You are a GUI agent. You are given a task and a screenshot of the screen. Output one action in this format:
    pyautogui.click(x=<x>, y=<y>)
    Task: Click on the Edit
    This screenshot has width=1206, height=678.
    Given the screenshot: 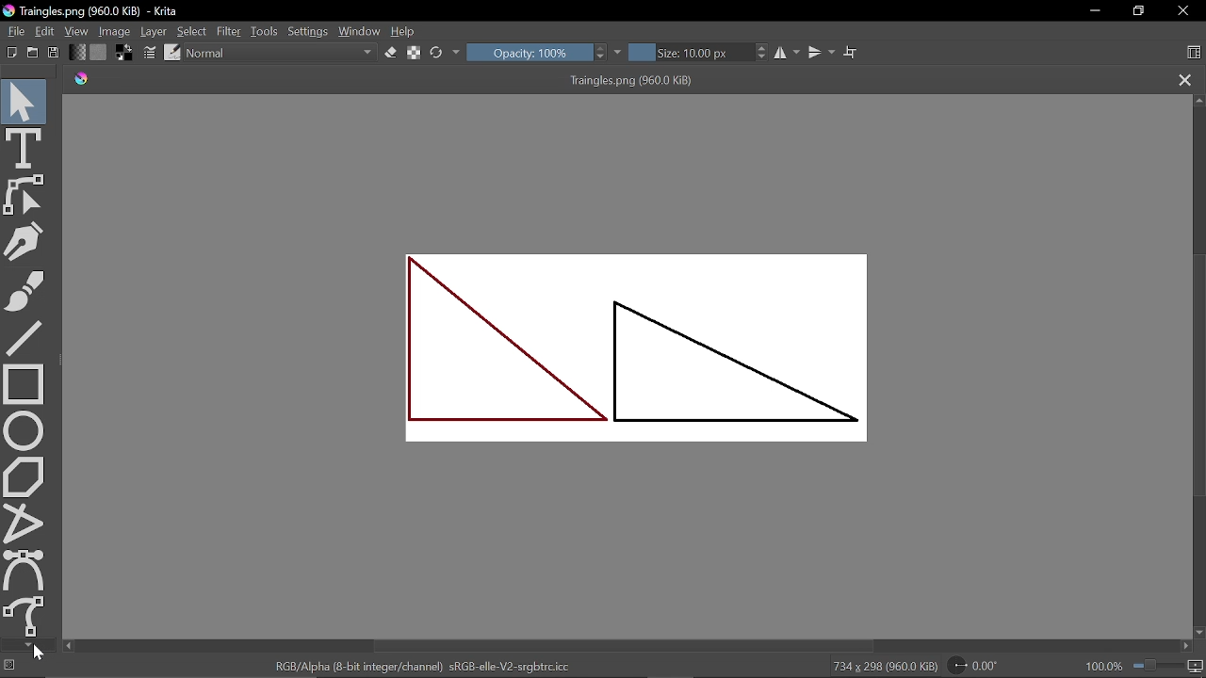 What is the action you would take?
    pyautogui.click(x=46, y=32)
    